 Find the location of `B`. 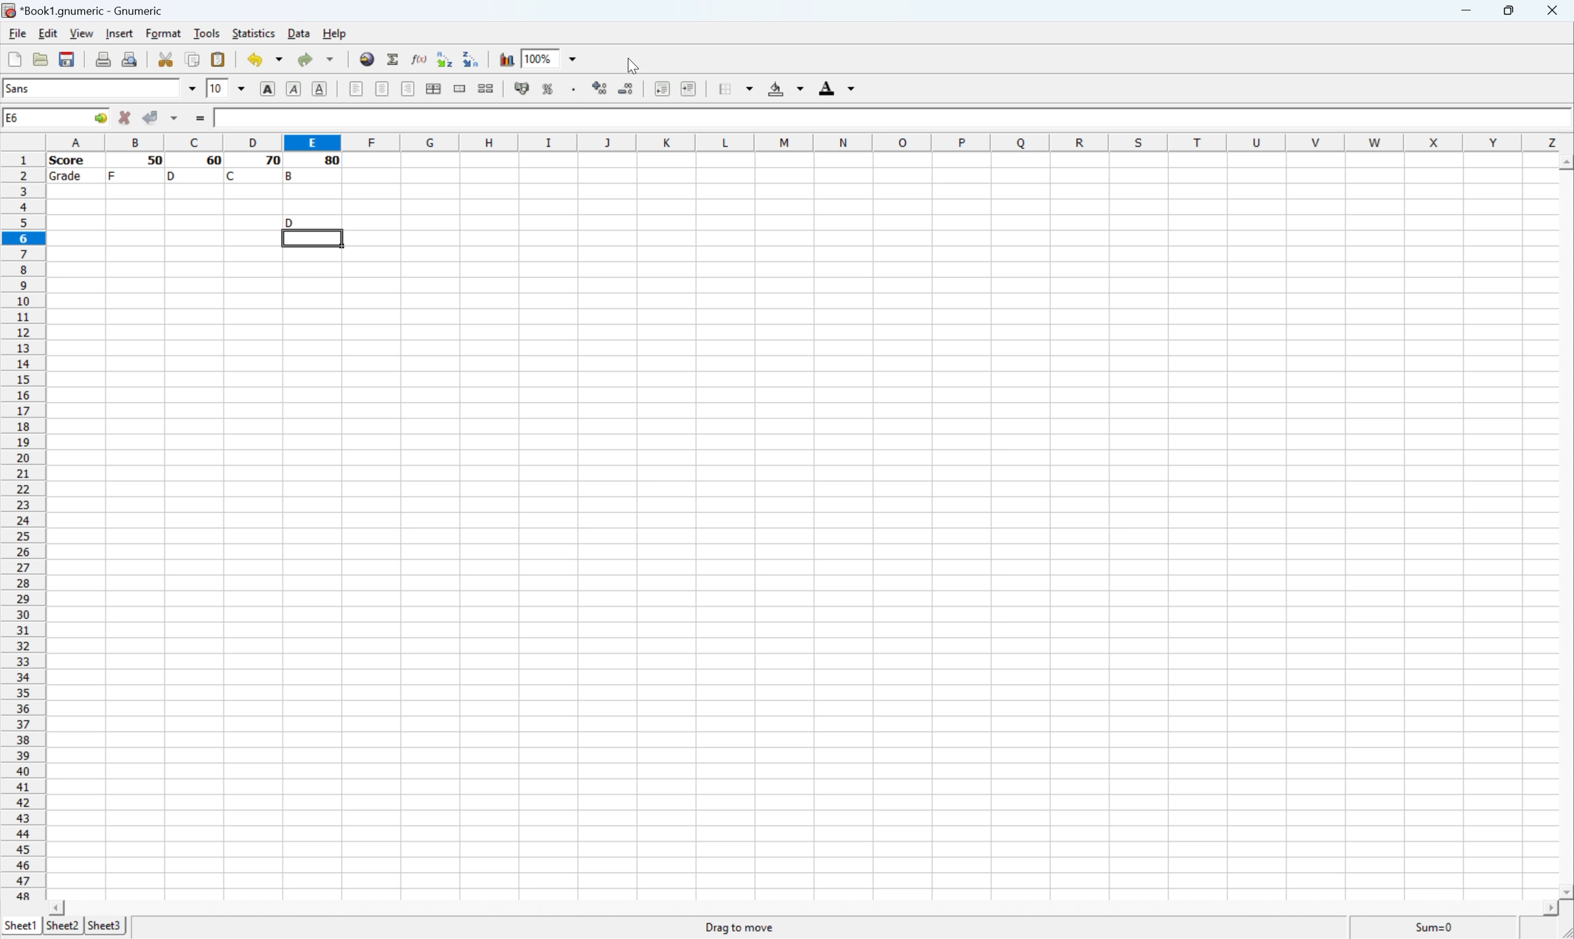

B is located at coordinates (291, 175).